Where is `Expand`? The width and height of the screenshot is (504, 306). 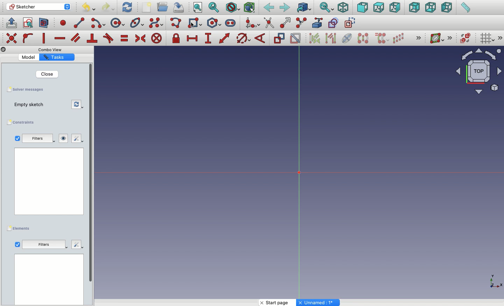
Expand is located at coordinates (500, 38).